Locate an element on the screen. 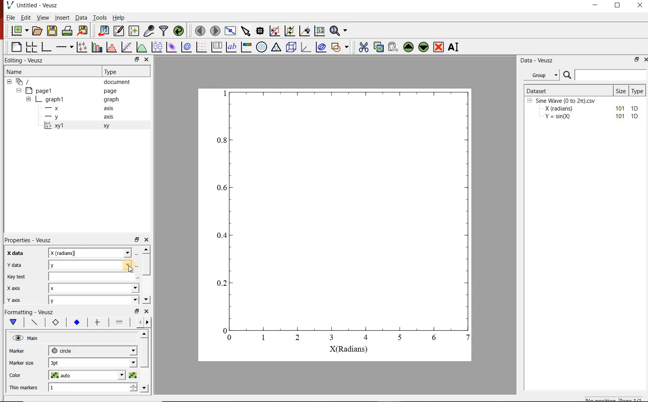 The width and height of the screenshot is (648, 402). add an axis is located at coordinates (64, 47).